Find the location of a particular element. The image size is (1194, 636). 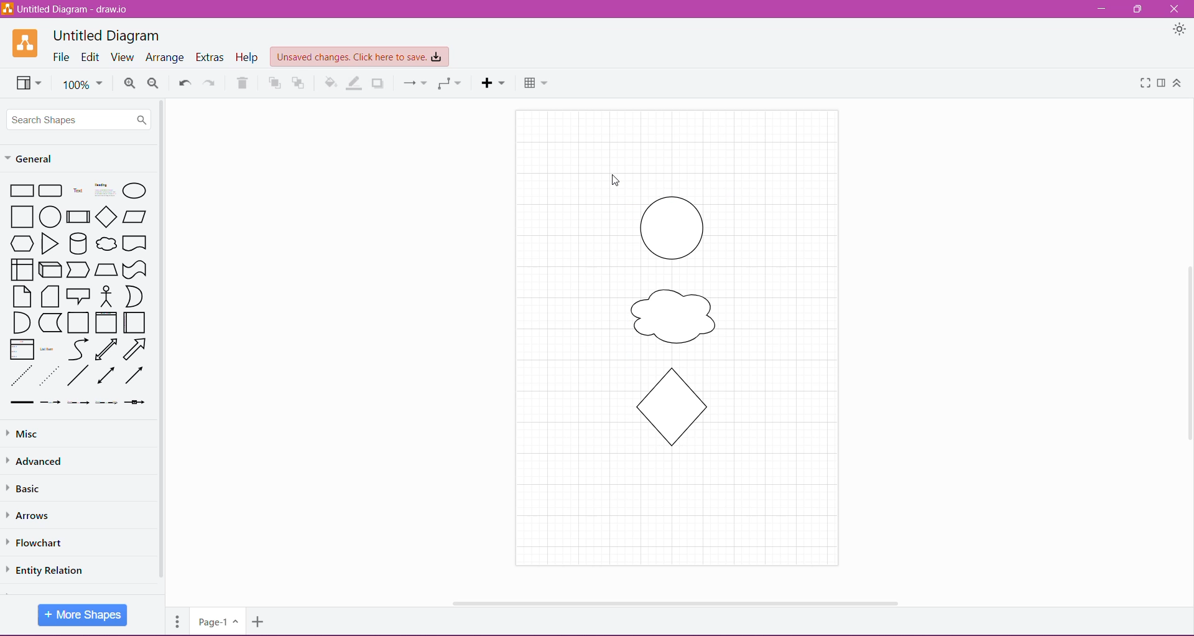

Restore Down is located at coordinates (1139, 9).